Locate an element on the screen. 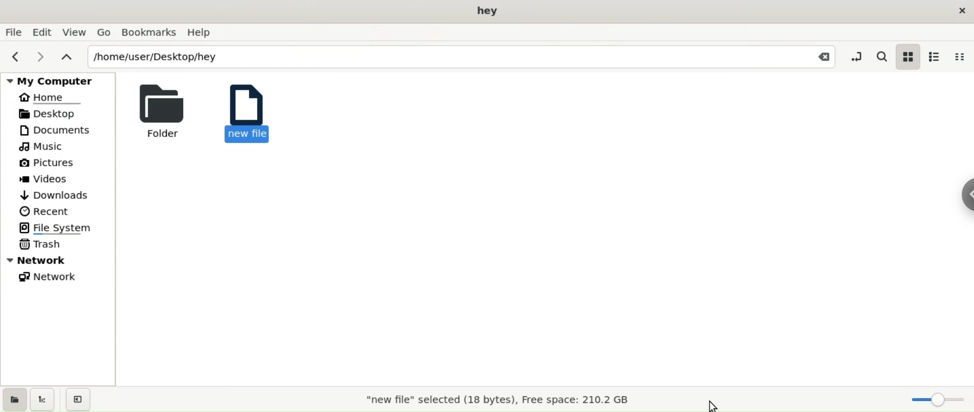 This screenshot has width=974, height=412. Go is located at coordinates (103, 32).